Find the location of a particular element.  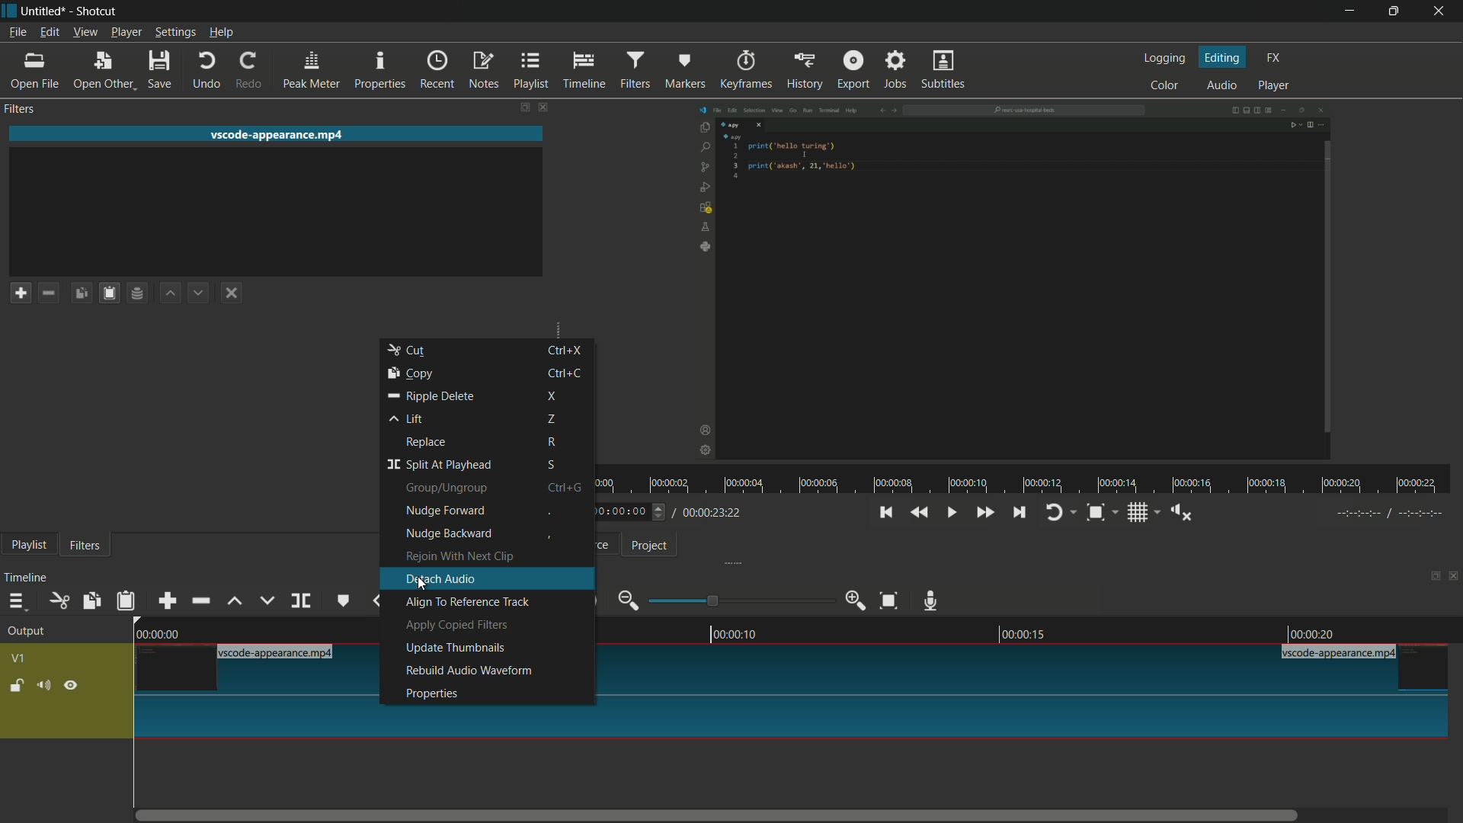

create or edit marker is located at coordinates (342, 601).